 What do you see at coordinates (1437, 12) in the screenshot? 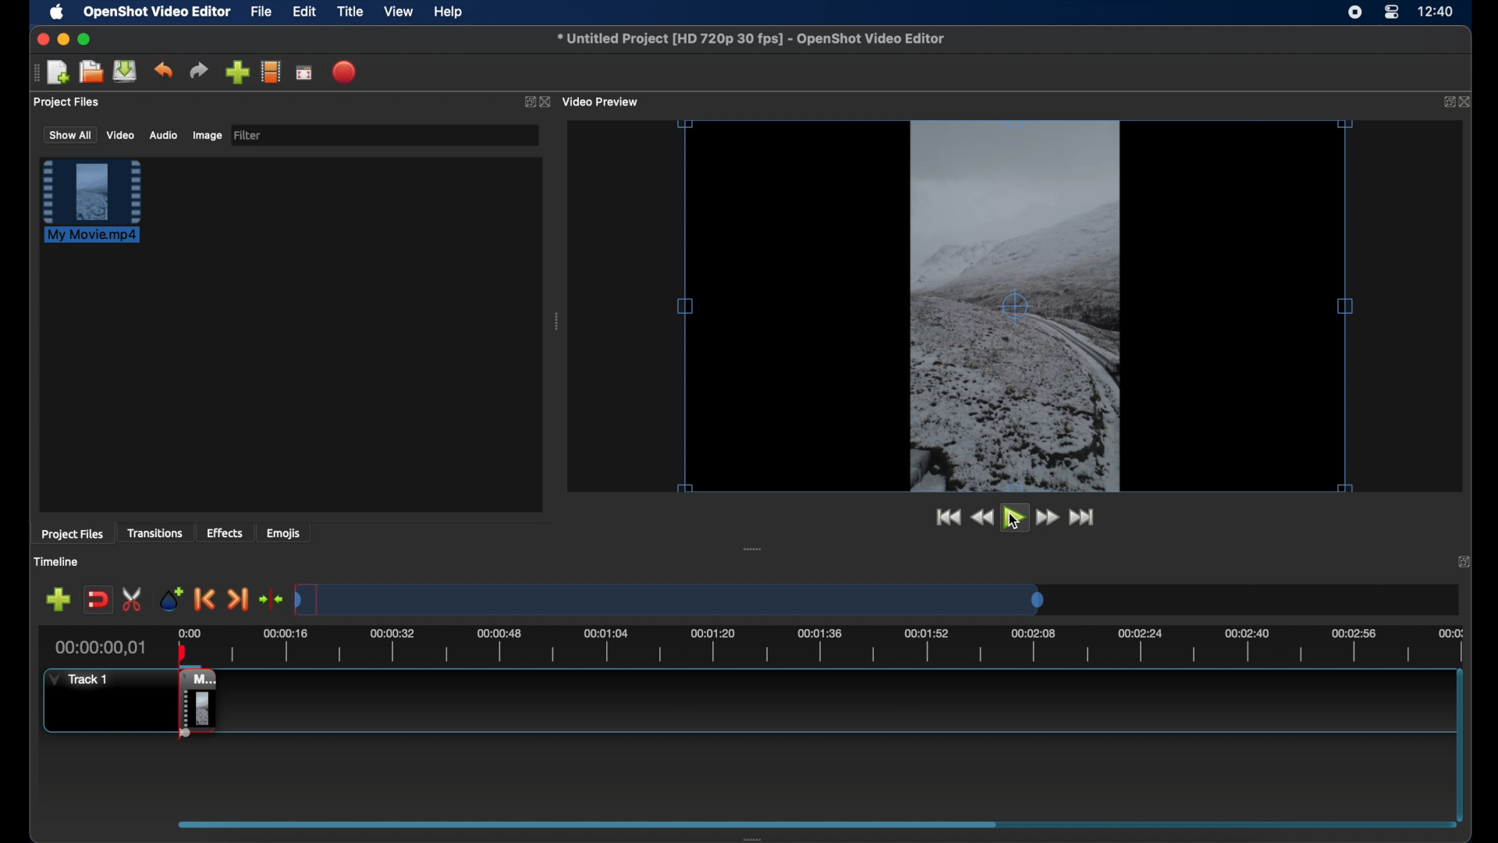
I see `time` at bounding box center [1437, 12].